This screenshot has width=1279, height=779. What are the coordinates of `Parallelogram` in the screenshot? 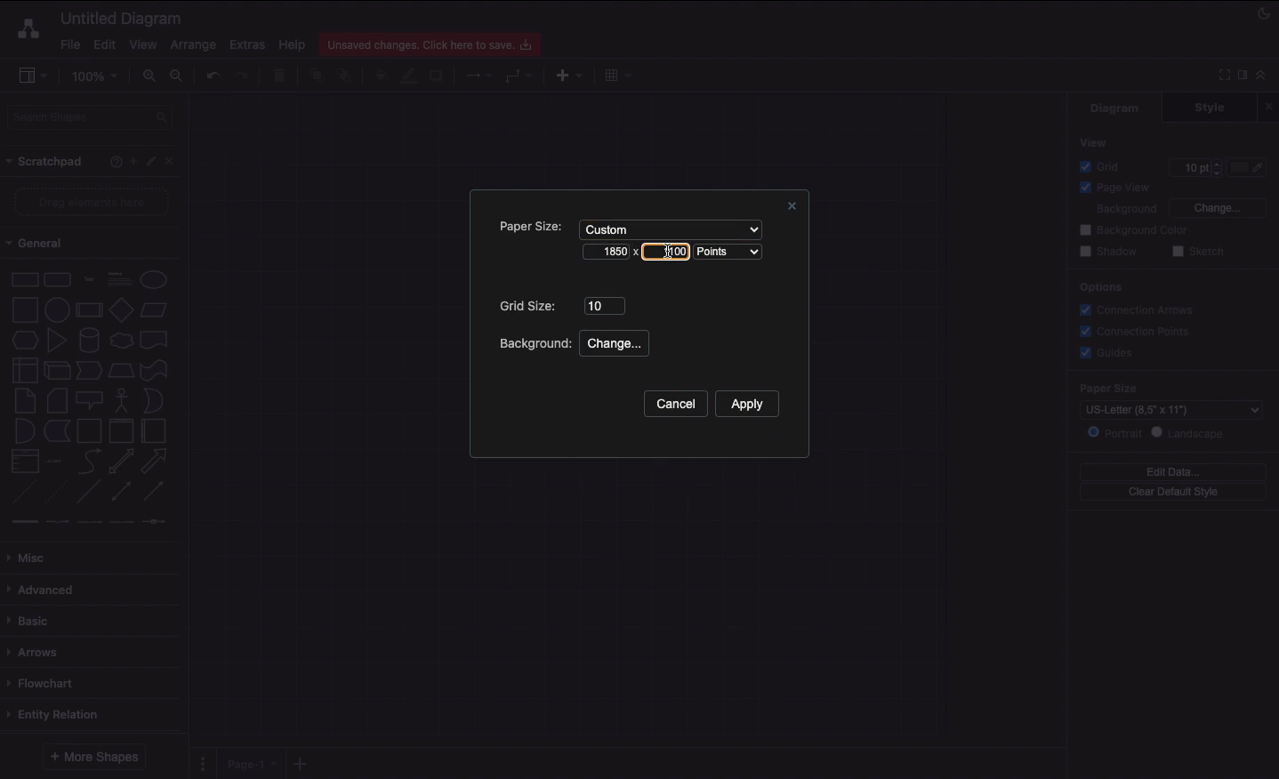 It's located at (155, 310).